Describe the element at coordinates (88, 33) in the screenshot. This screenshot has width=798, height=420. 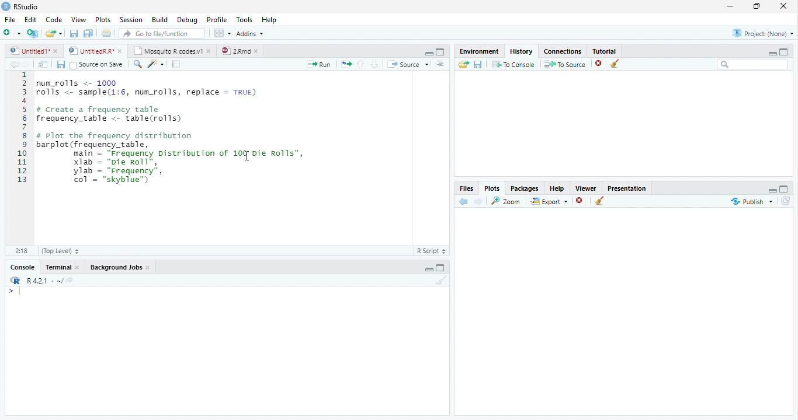
I see `Save all open files` at that location.